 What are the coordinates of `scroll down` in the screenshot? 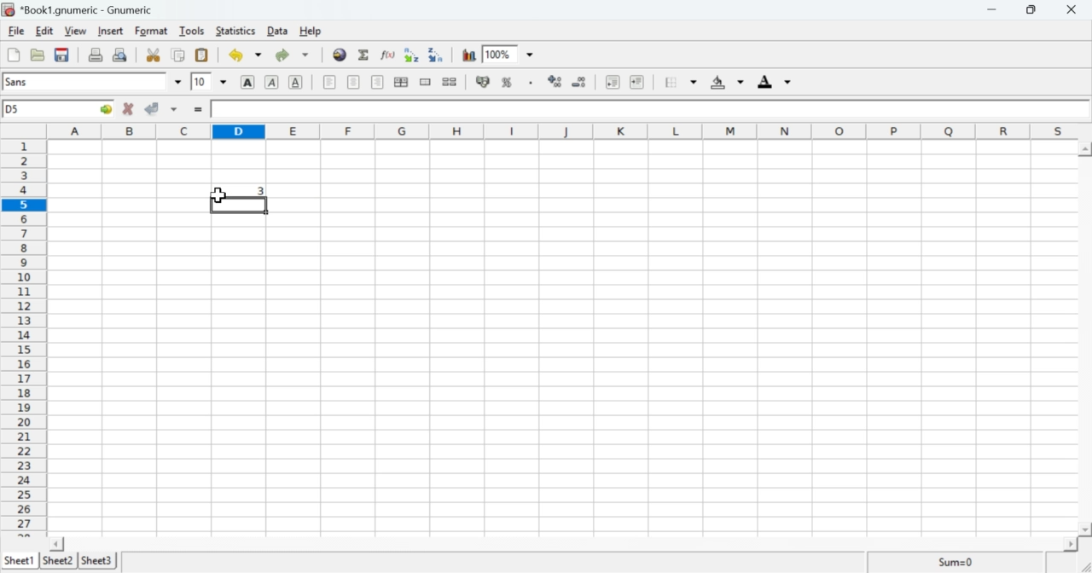 It's located at (1085, 530).